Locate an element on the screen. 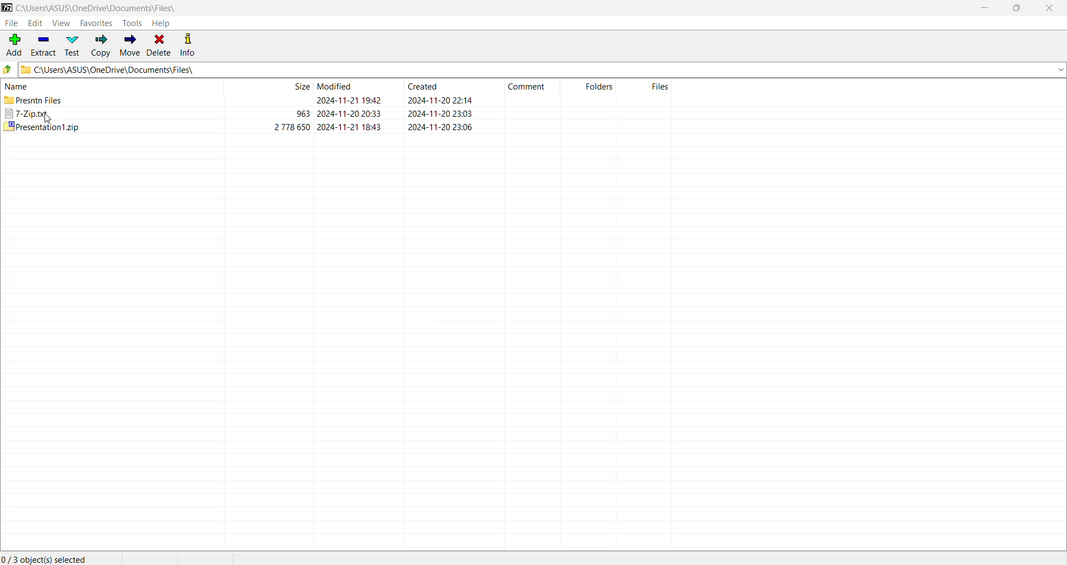 The width and height of the screenshot is (1067, 565). Test is located at coordinates (71, 46).